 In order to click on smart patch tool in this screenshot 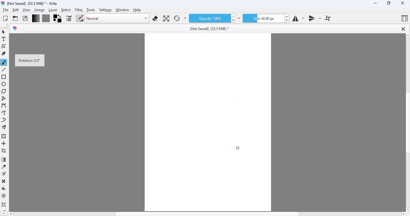, I will do `click(4, 181)`.